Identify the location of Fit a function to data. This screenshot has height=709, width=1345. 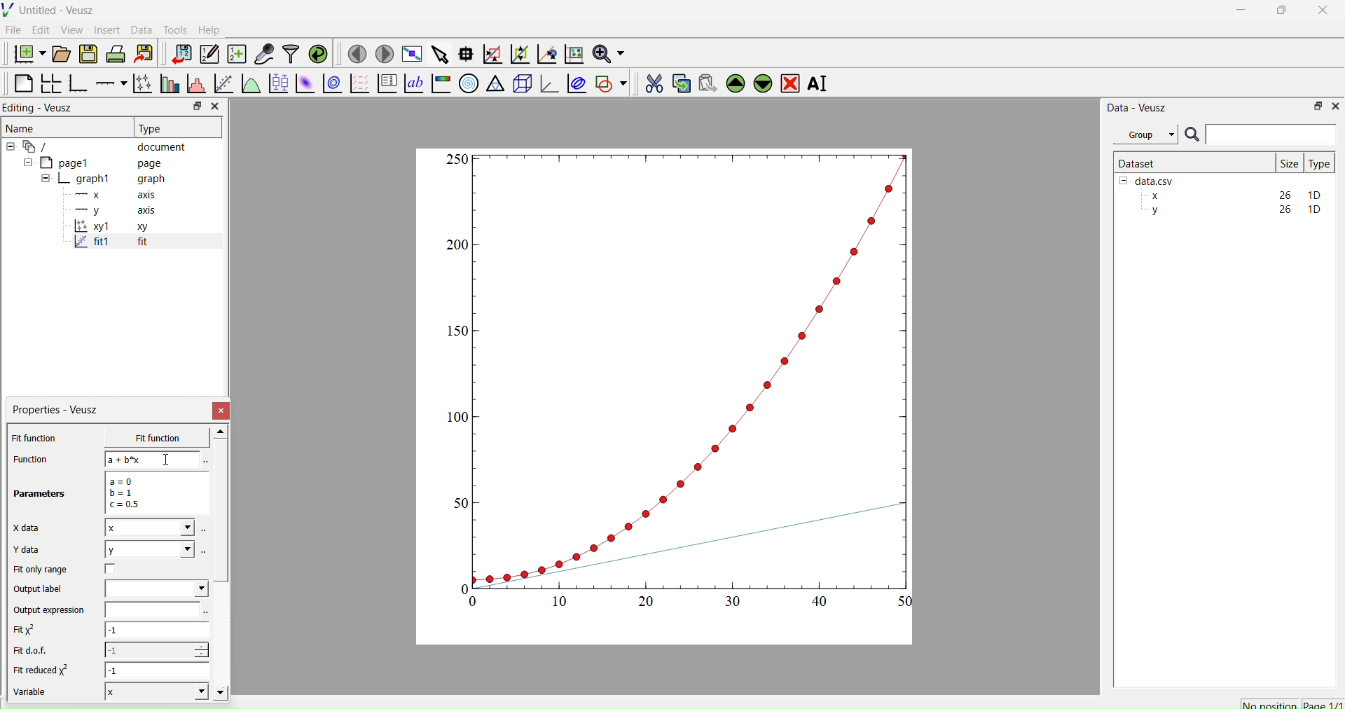
(223, 85).